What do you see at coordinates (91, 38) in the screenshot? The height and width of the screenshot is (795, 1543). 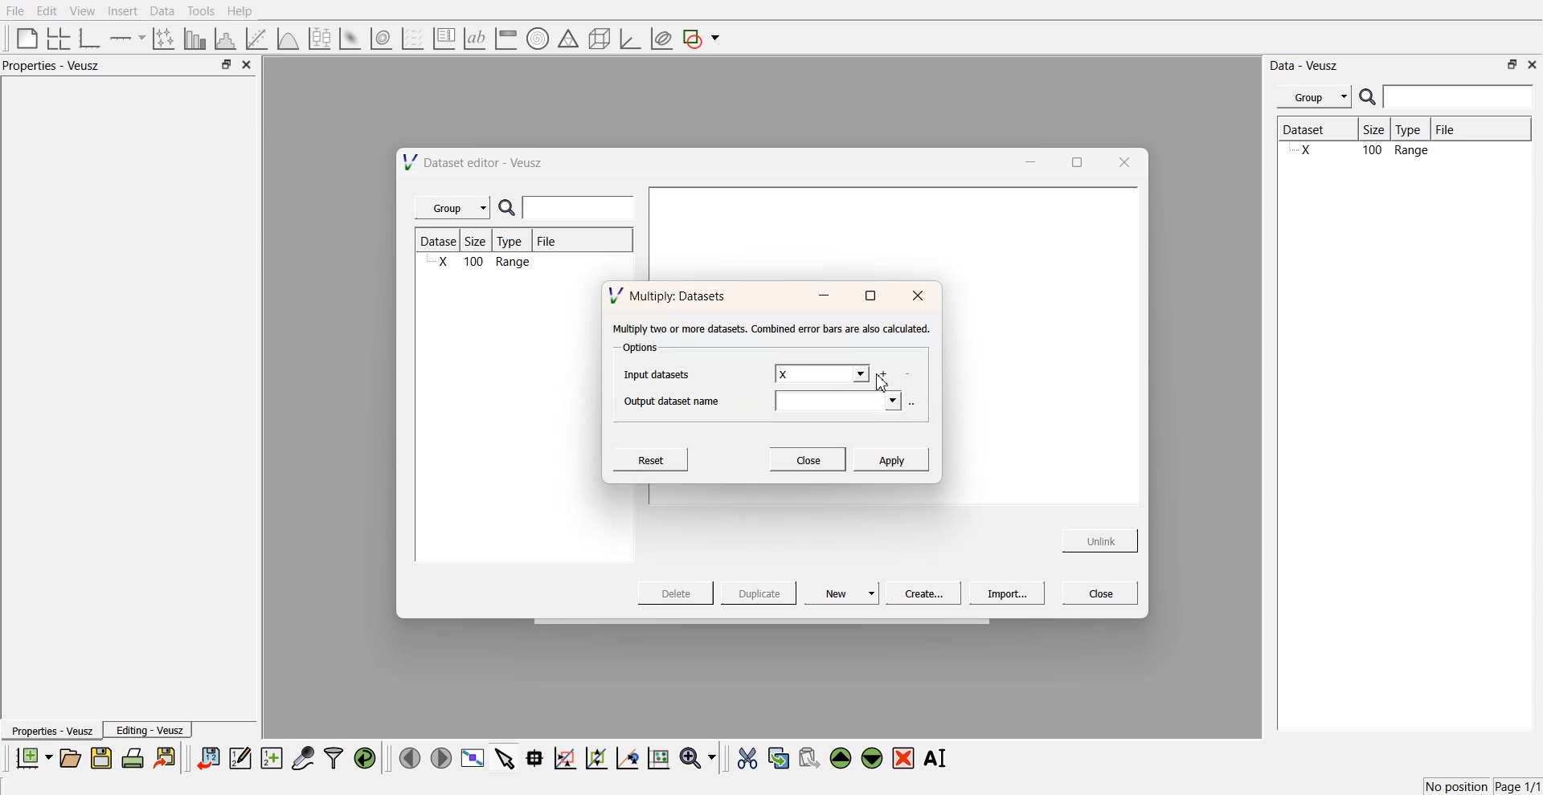 I see `base graphs` at bounding box center [91, 38].